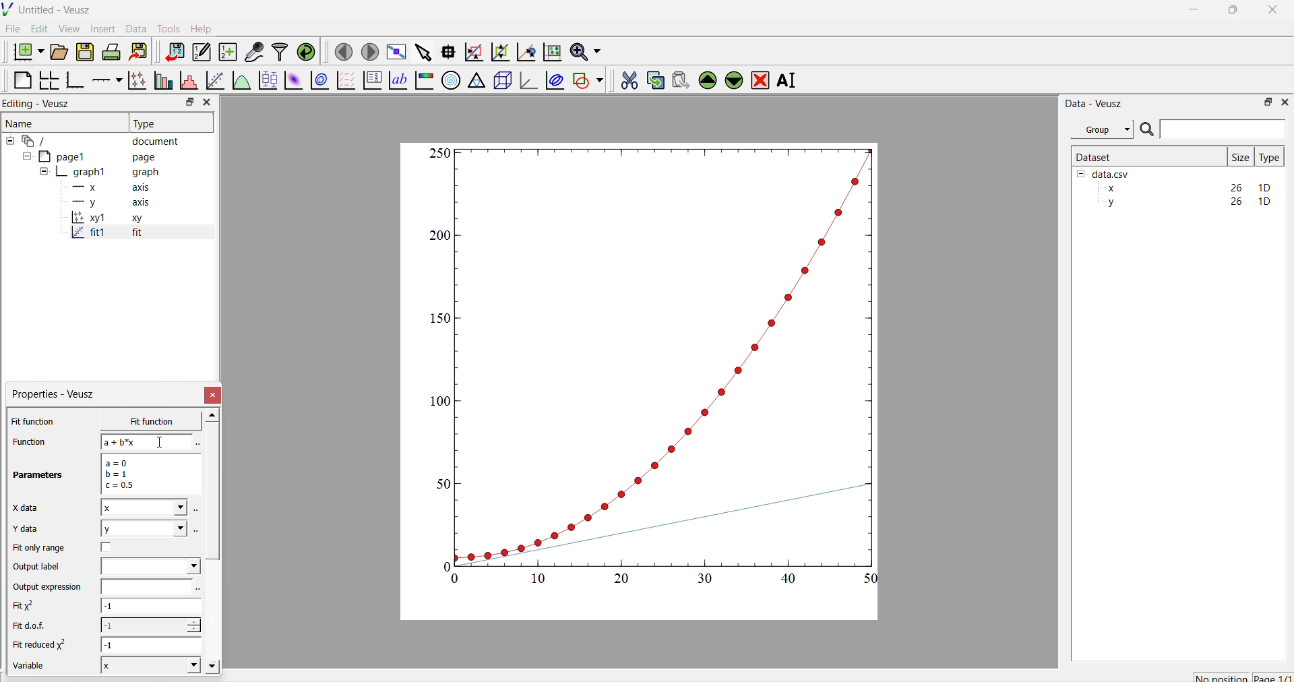  What do you see at coordinates (551, 51) in the screenshot?
I see `Reset graph axis` at bounding box center [551, 51].